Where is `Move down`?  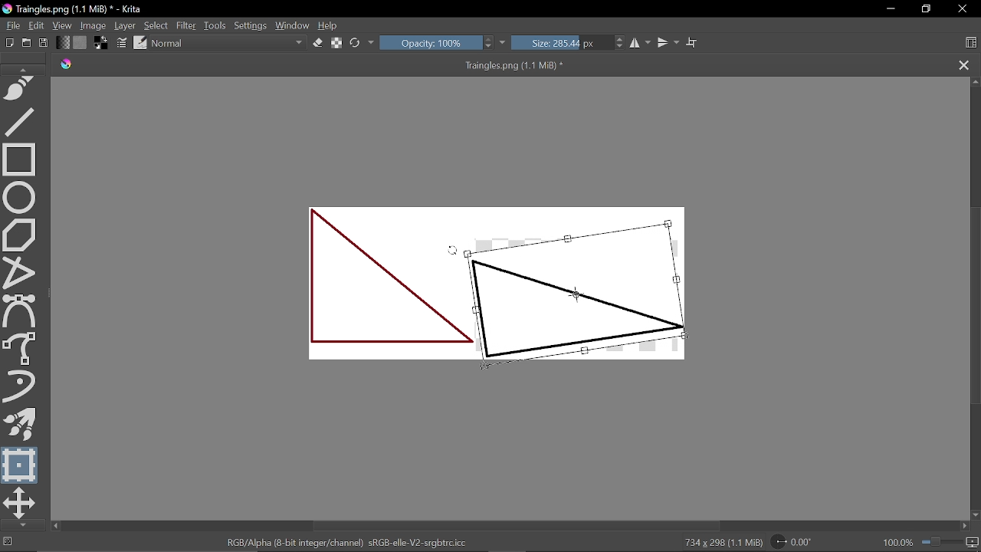
Move down is located at coordinates (975, 515).